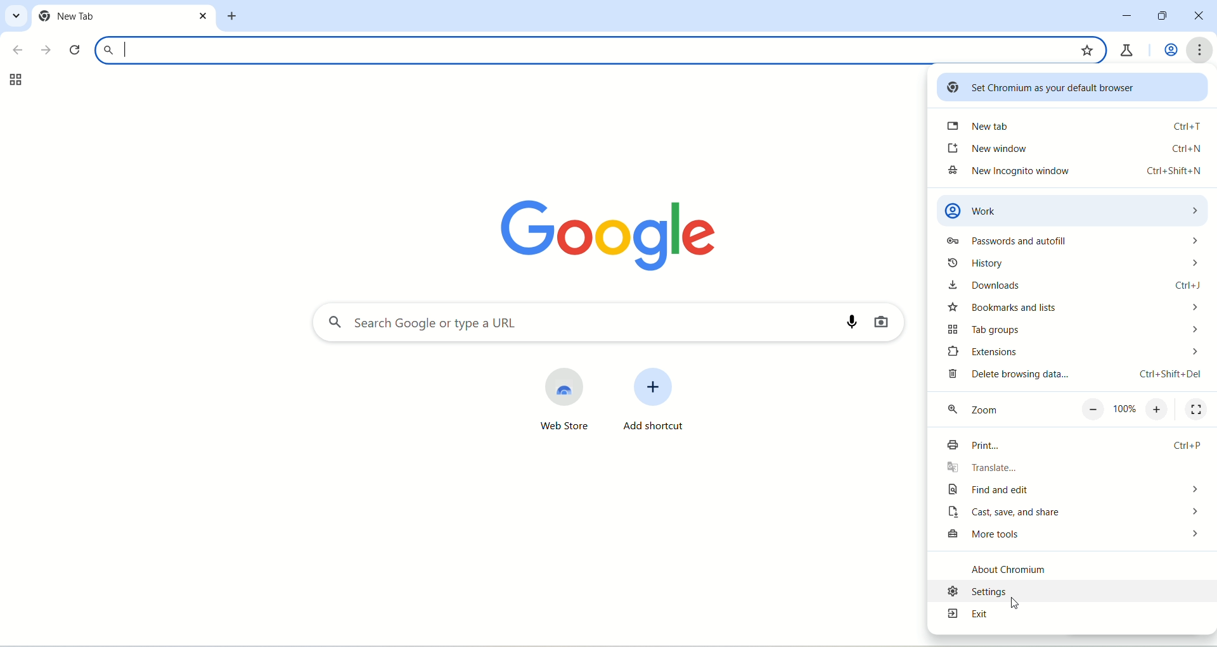 This screenshot has width=1217, height=647. What do you see at coordinates (112, 16) in the screenshot?
I see `new tab` at bounding box center [112, 16].